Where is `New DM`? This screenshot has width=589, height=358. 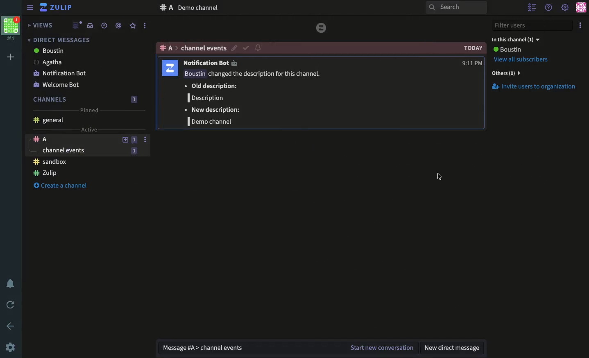 New DM is located at coordinates (455, 349).